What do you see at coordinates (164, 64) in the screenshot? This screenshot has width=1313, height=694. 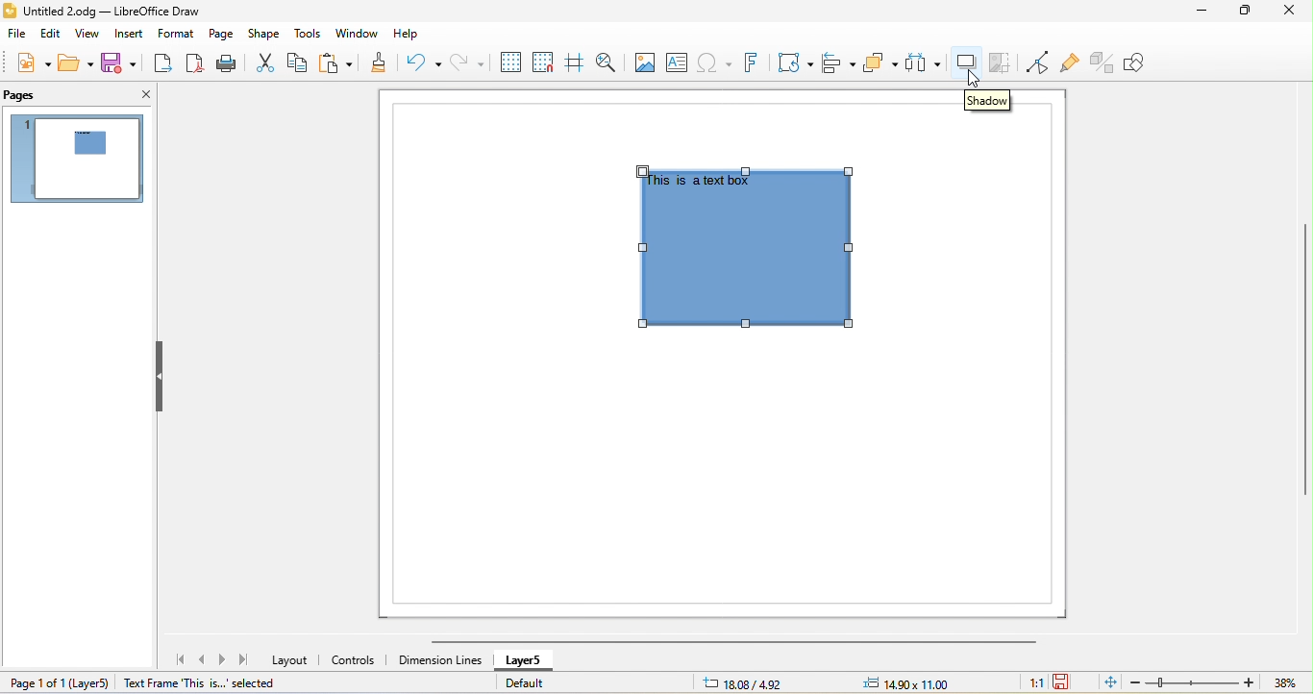 I see `export` at bounding box center [164, 64].